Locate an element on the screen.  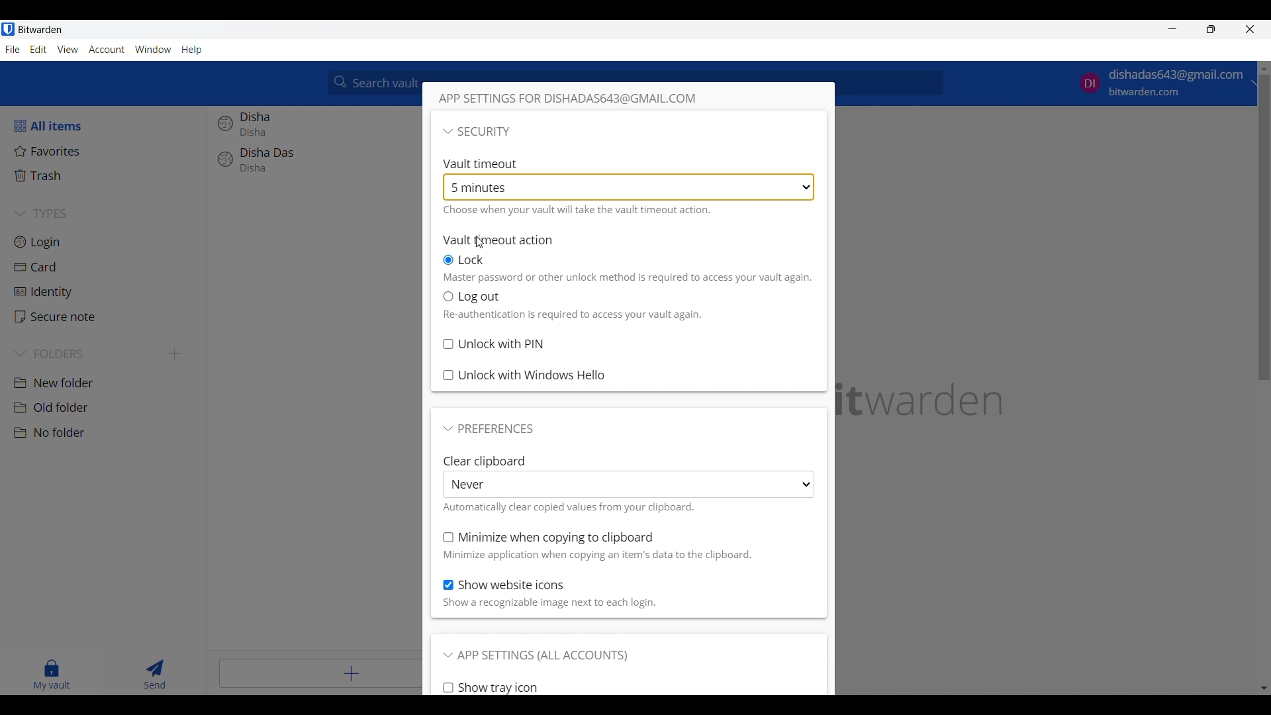
Collapse Folders is located at coordinates (87, 354).